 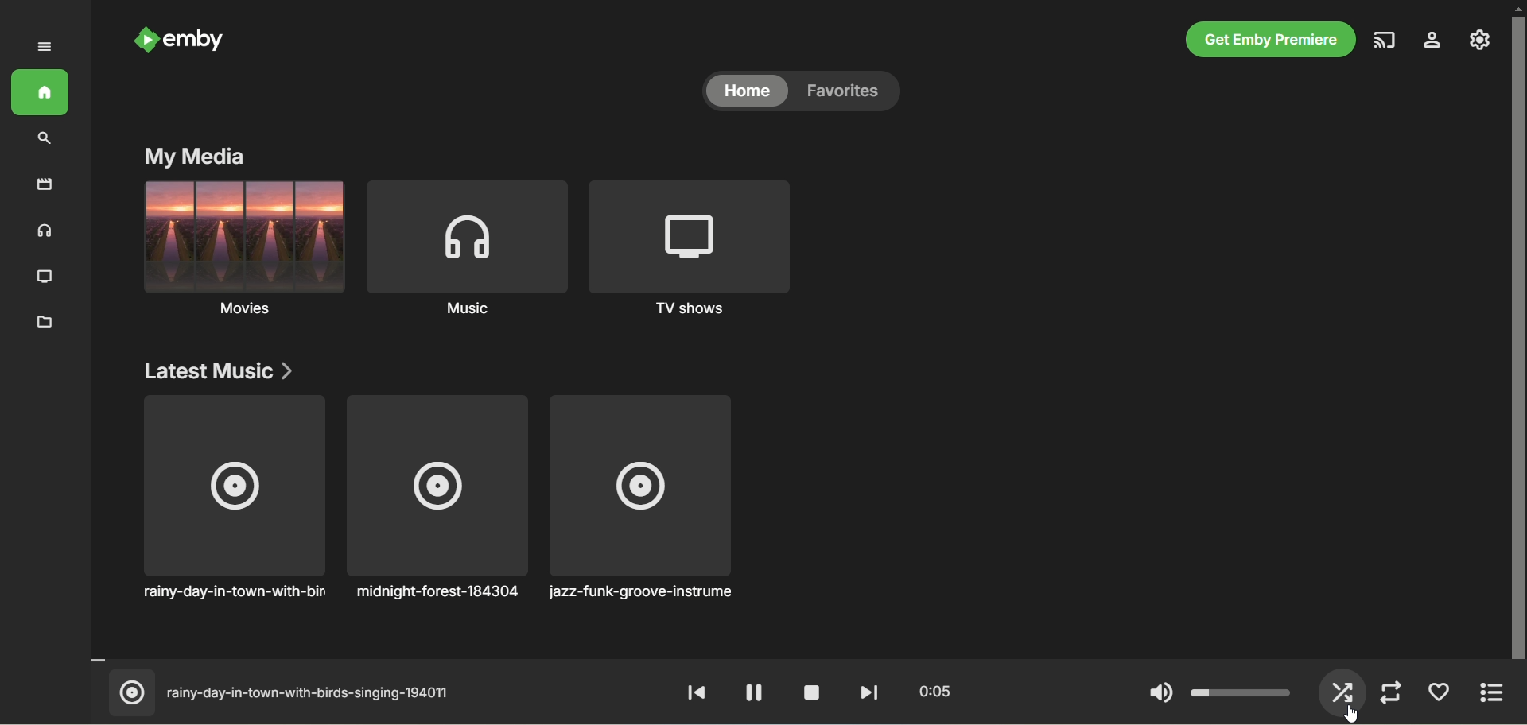 What do you see at coordinates (697, 692) in the screenshot?
I see `rewind` at bounding box center [697, 692].